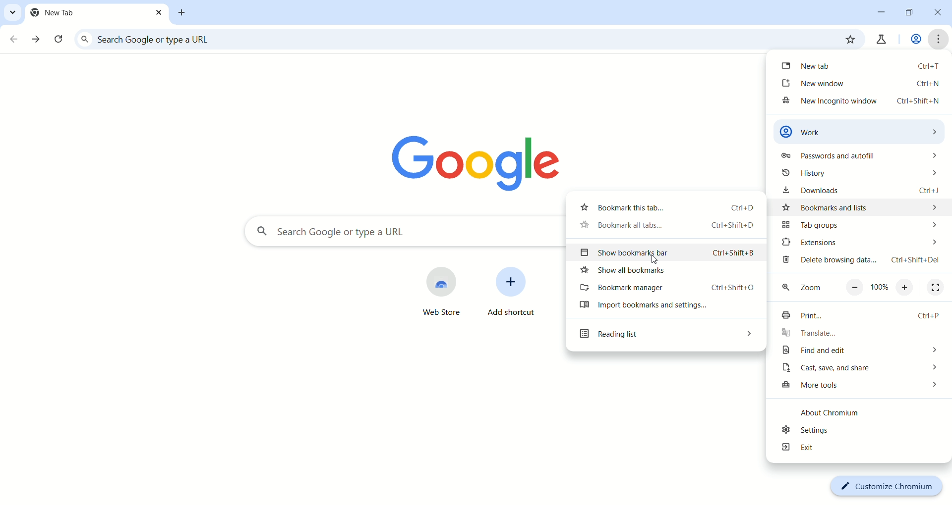  What do you see at coordinates (656, 260) in the screenshot?
I see `cursor` at bounding box center [656, 260].